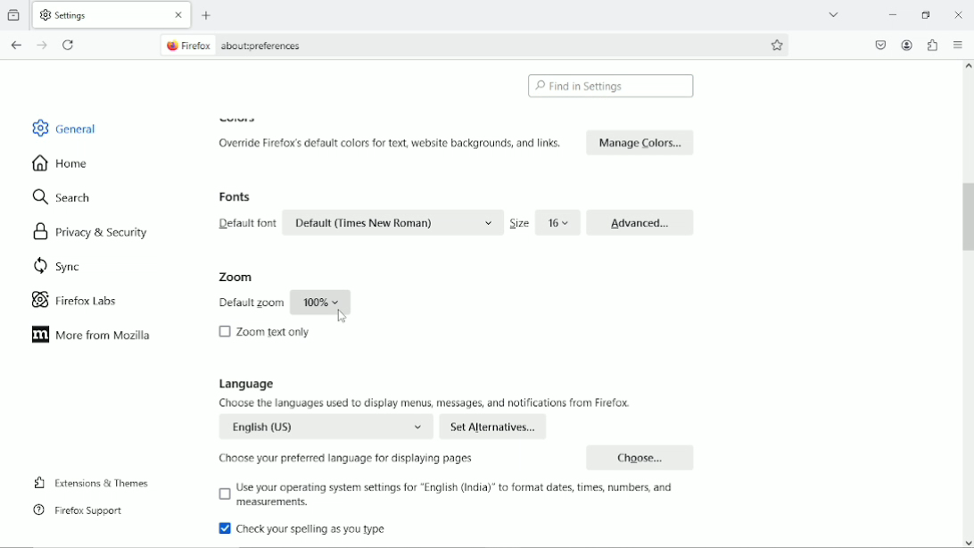  Describe the element at coordinates (62, 162) in the screenshot. I see `Home` at that location.